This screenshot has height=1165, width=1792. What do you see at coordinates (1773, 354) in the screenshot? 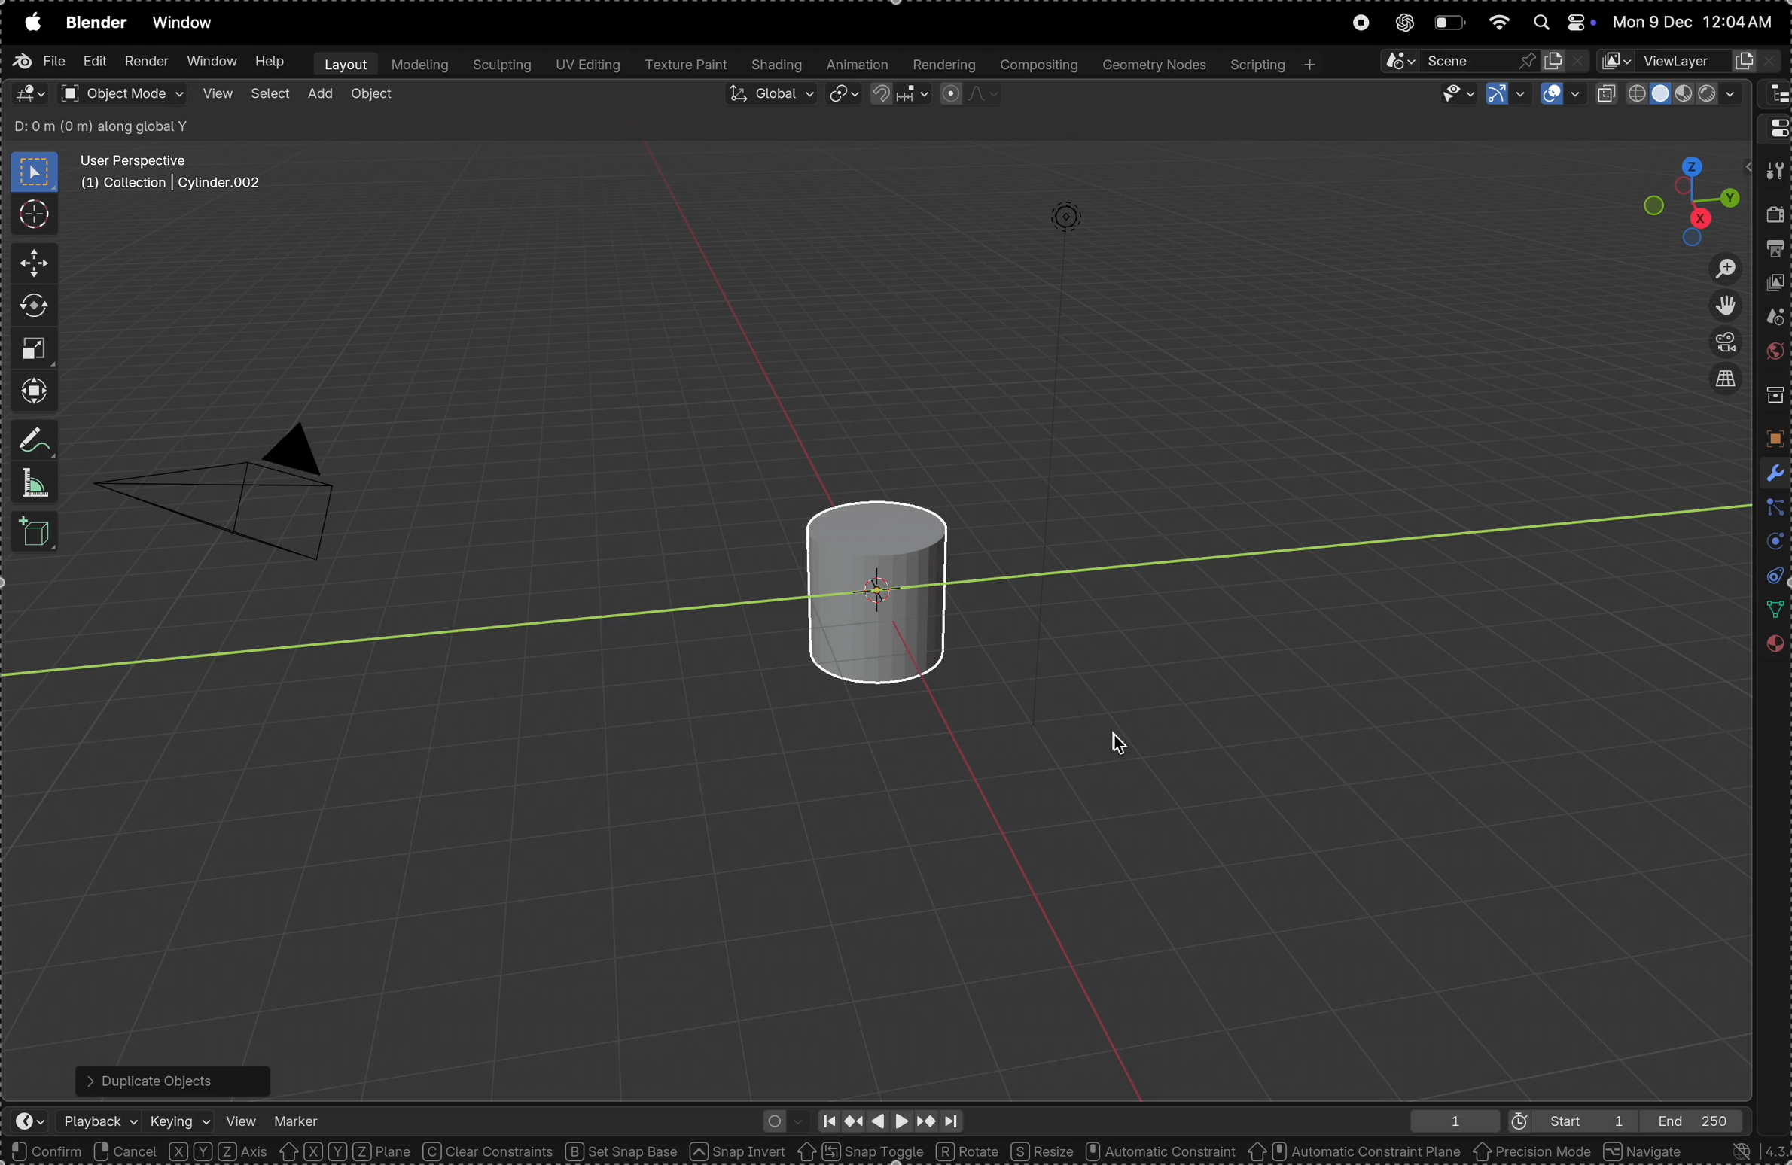
I see `worls` at bounding box center [1773, 354].